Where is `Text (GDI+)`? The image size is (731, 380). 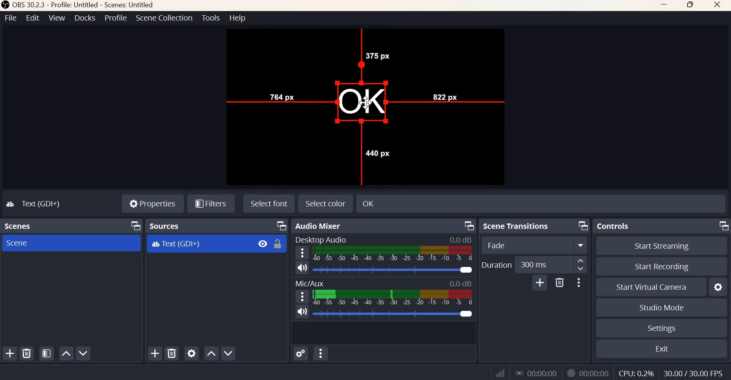
Text (GDI+) is located at coordinates (176, 244).